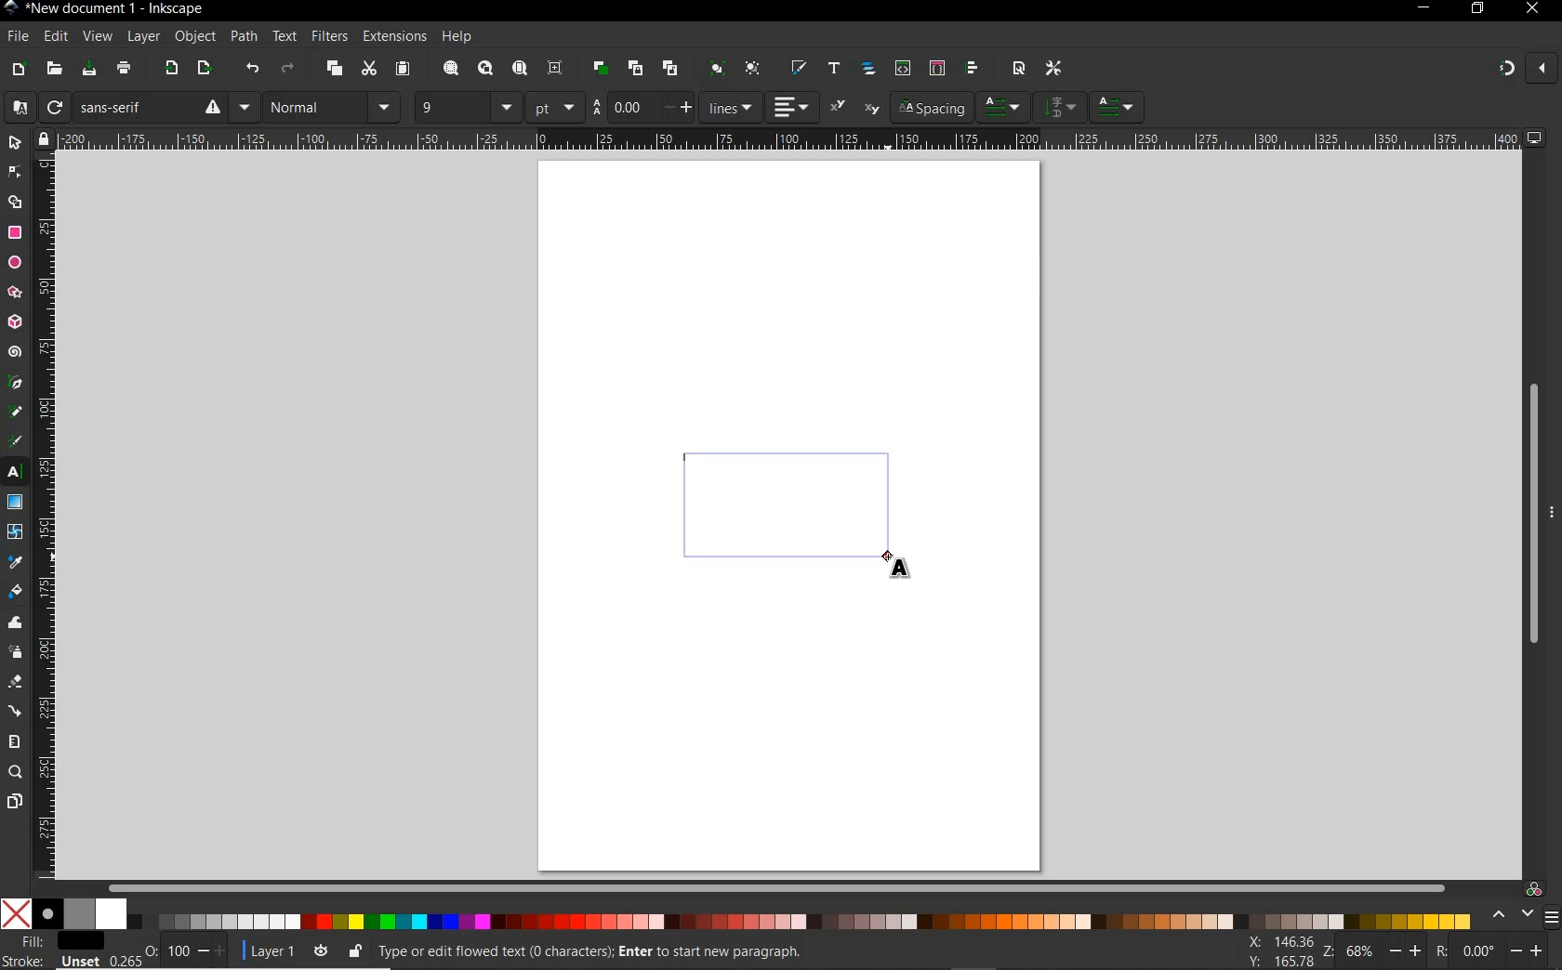 The image size is (1562, 970). What do you see at coordinates (321, 950) in the screenshot?
I see `toggle currnt layer` at bounding box center [321, 950].